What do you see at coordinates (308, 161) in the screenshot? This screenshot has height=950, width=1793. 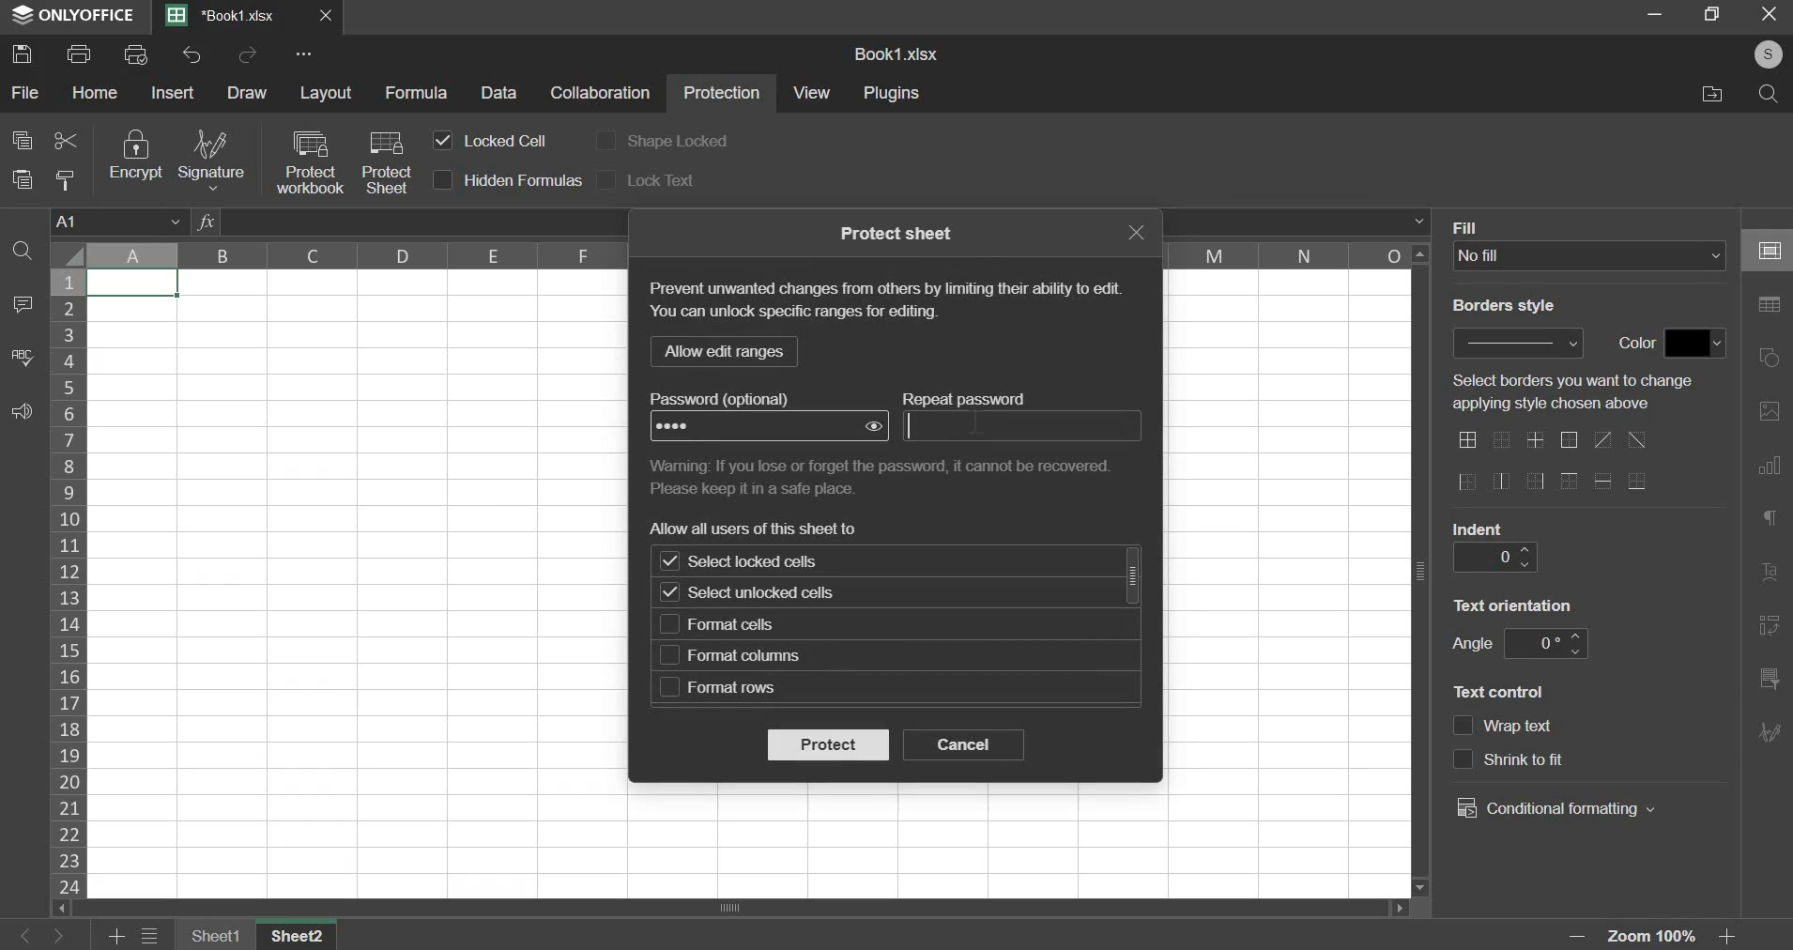 I see `protect workbook` at bounding box center [308, 161].